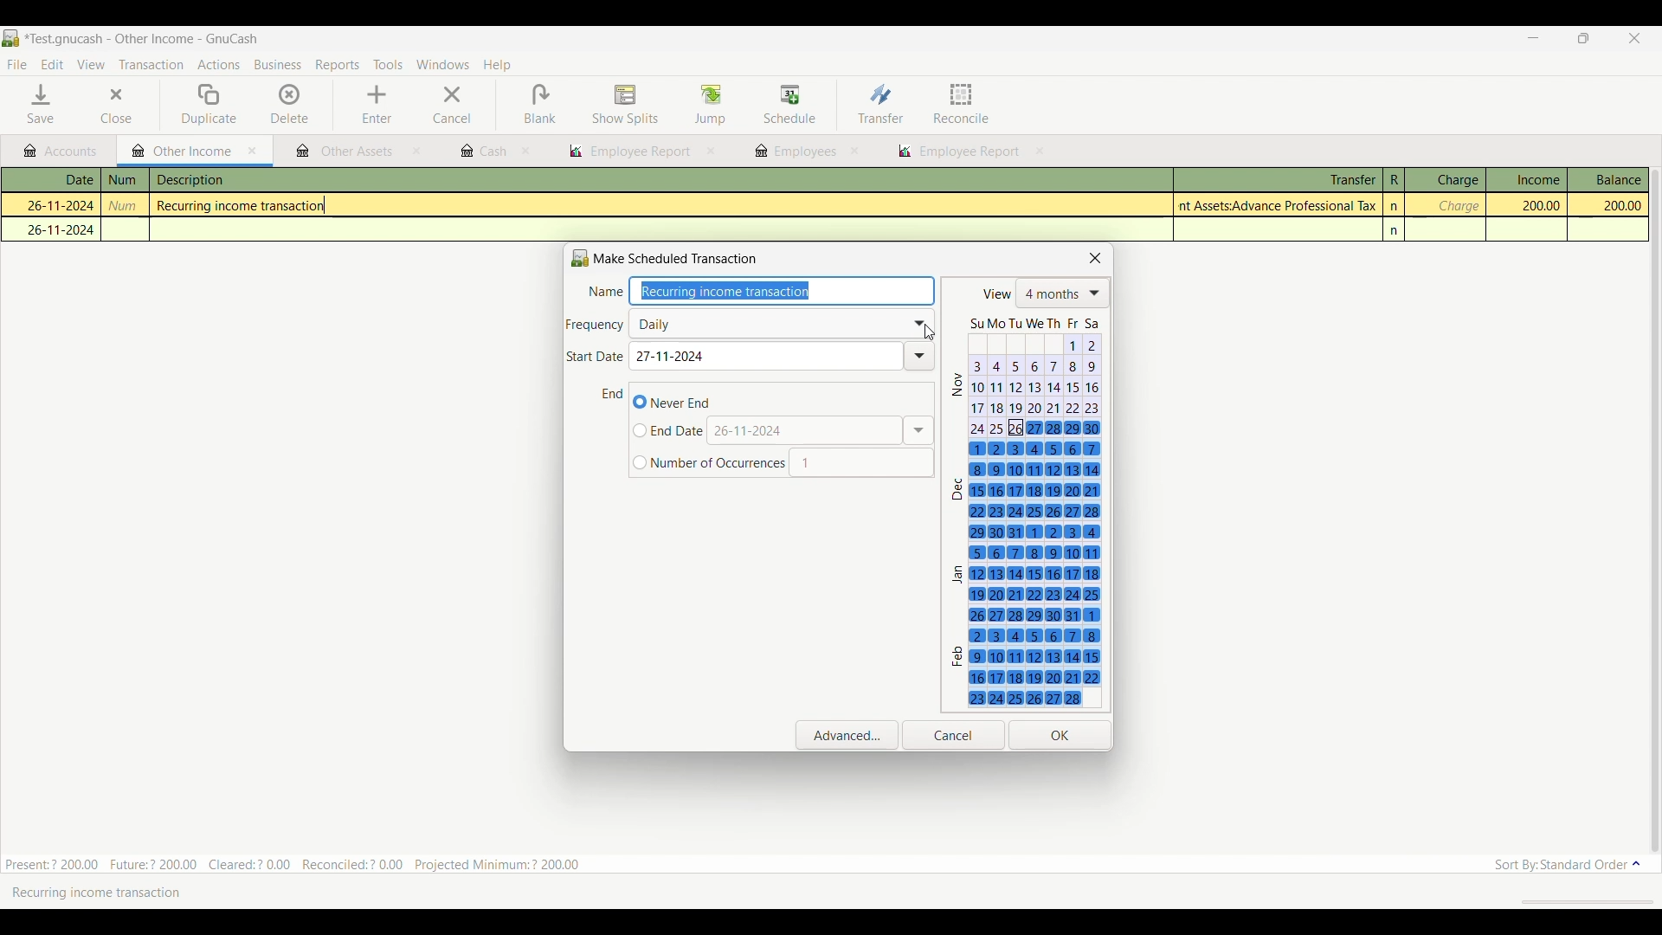 Image resolution: width=1662 pixels, height=935 pixels. What do you see at coordinates (104, 106) in the screenshot?
I see `Close` at bounding box center [104, 106].